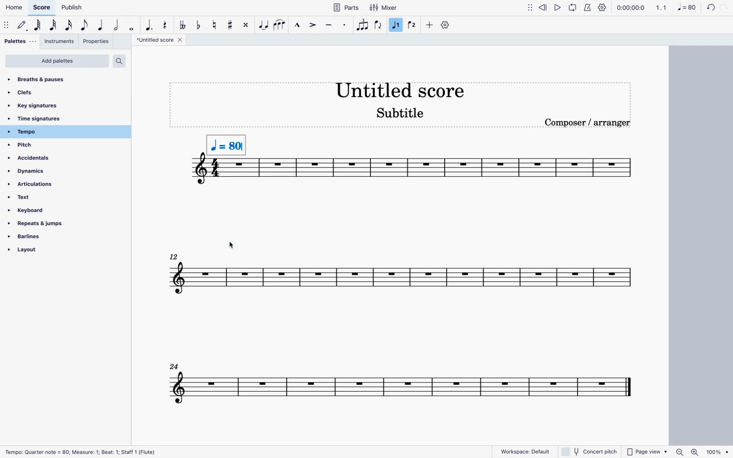 The image size is (733, 458). What do you see at coordinates (44, 211) in the screenshot?
I see `keyboard` at bounding box center [44, 211].